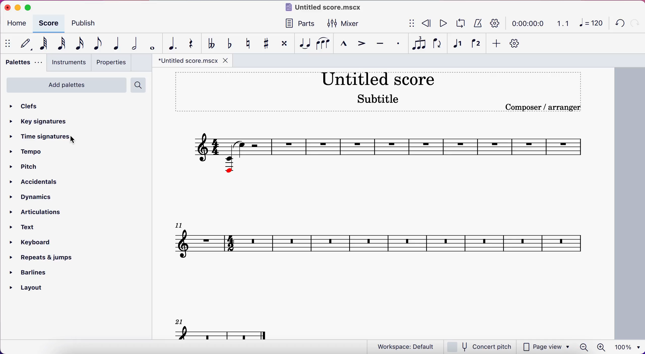 The height and width of the screenshot is (354, 645). Describe the element at coordinates (9, 44) in the screenshot. I see `show/hide bar` at that location.